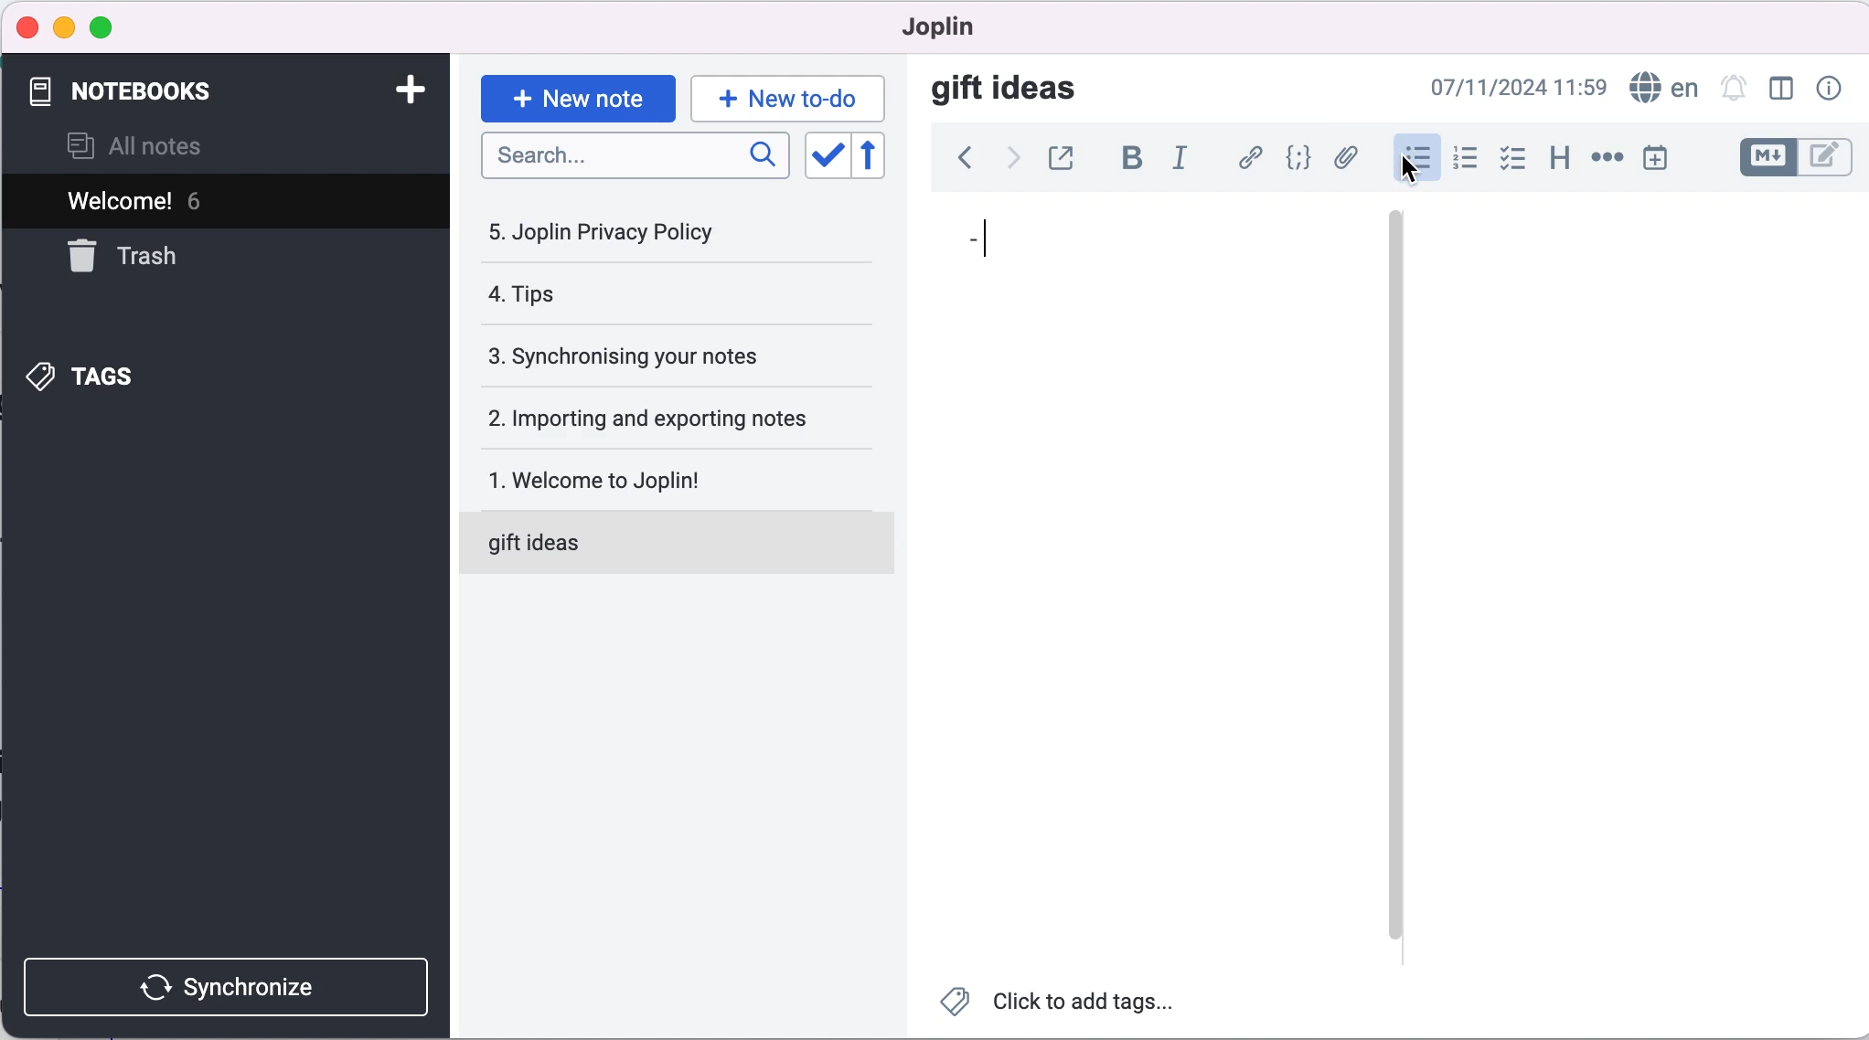 The image size is (1869, 1040). What do you see at coordinates (1465, 159) in the screenshot?
I see `numbered list` at bounding box center [1465, 159].